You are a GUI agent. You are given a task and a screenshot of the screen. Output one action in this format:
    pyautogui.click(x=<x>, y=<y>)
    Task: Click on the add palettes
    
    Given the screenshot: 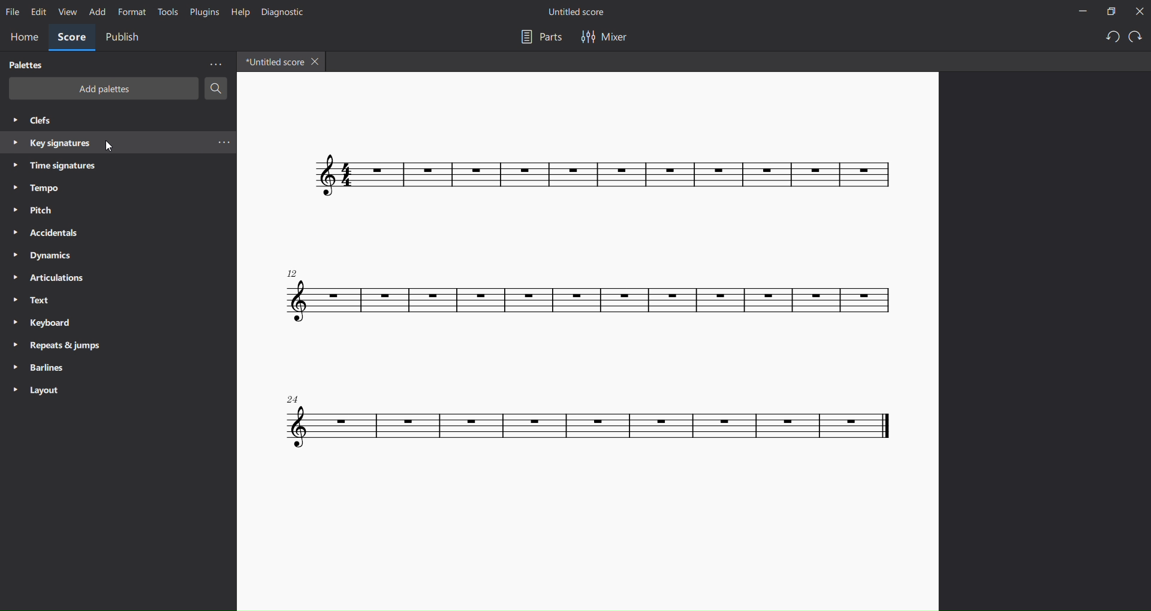 What is the action you would take?
    pyautogui.click(x=103, y=89)
    